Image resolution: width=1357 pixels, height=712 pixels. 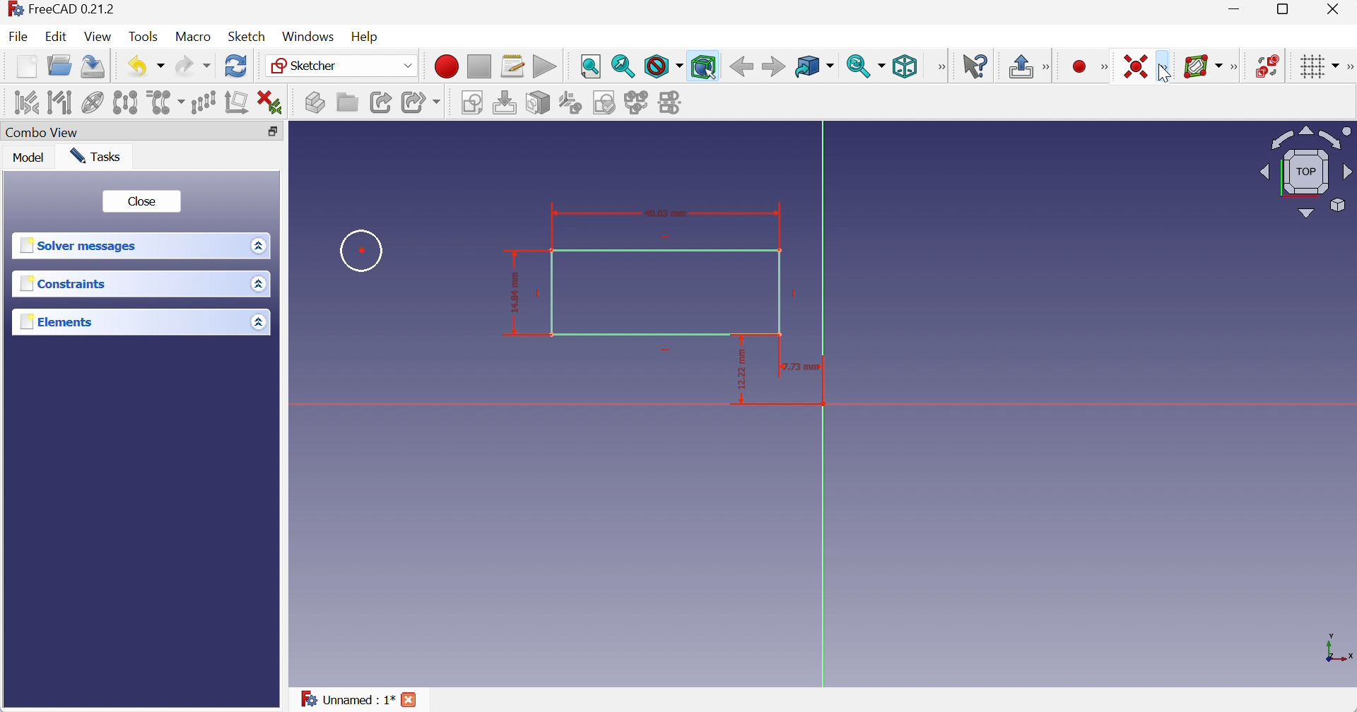 I want to click on Isometric, so click(x=905, y=67).